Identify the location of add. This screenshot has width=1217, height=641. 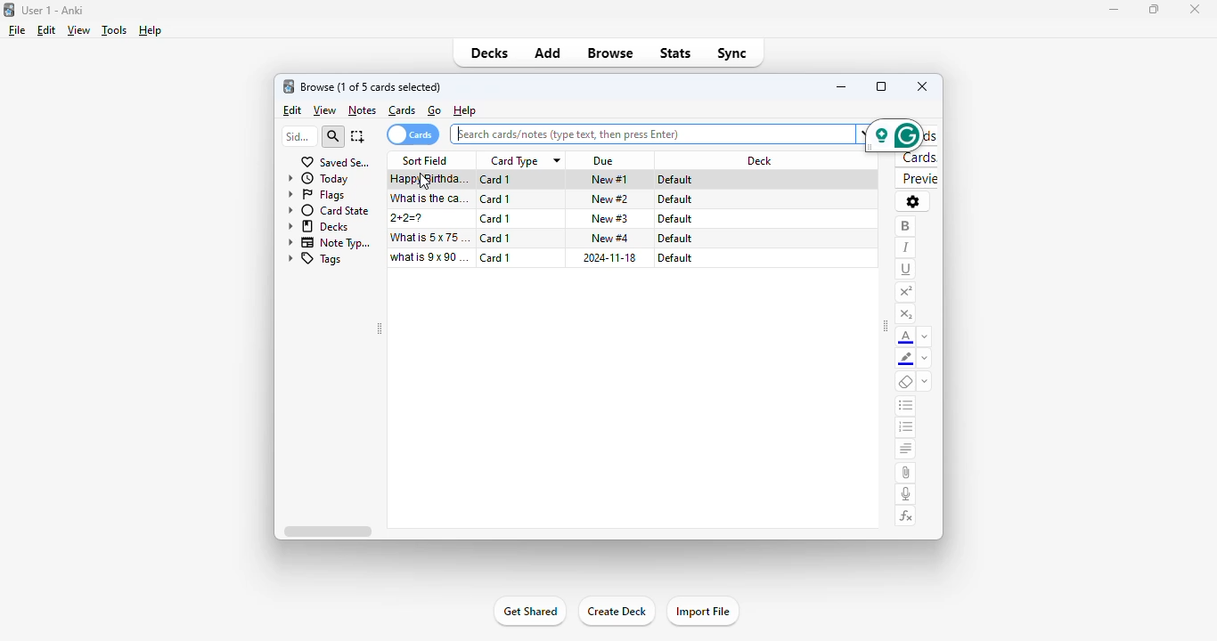
(549, 53).